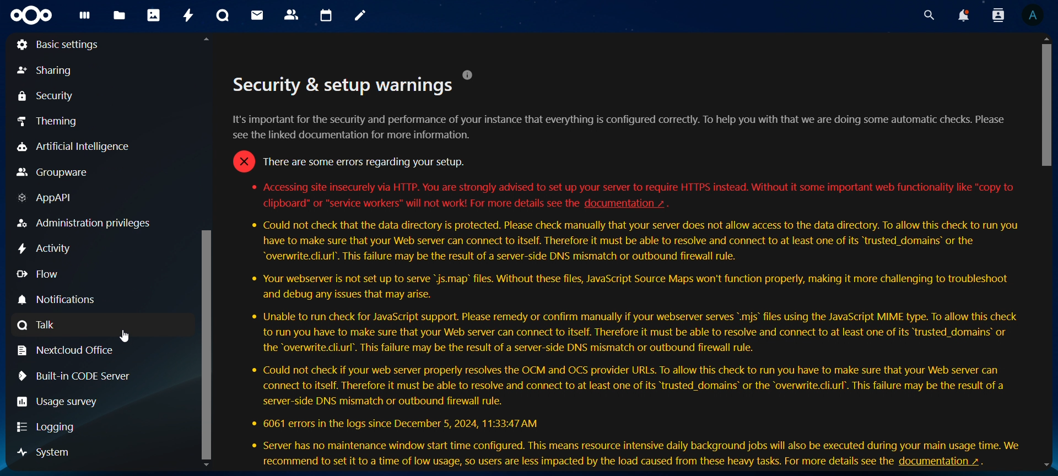 The image size is (1058, 476). Describe the element at coordinates (52, 174) in the screenshot. I see `groupware` at that location.